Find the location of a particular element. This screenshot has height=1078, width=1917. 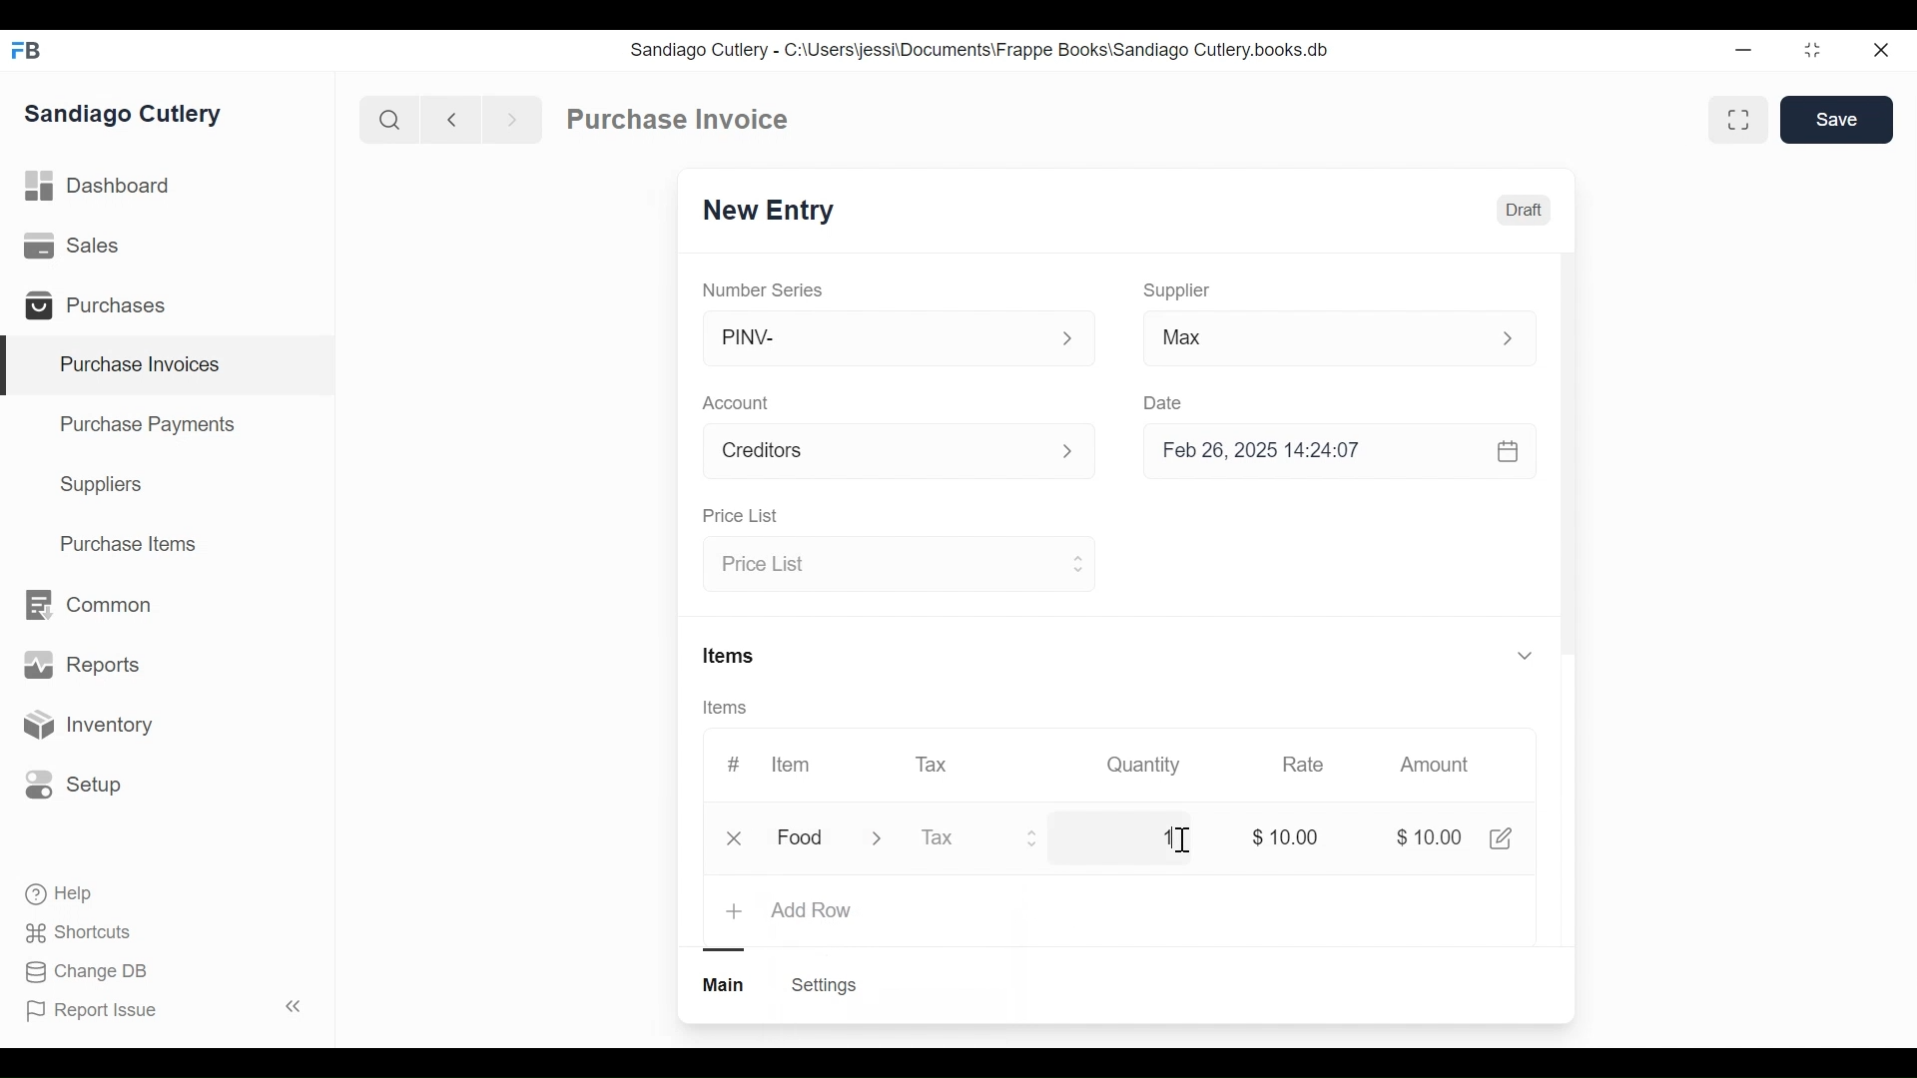

Sandiago Cutlery is located at coordinates (126, 116).